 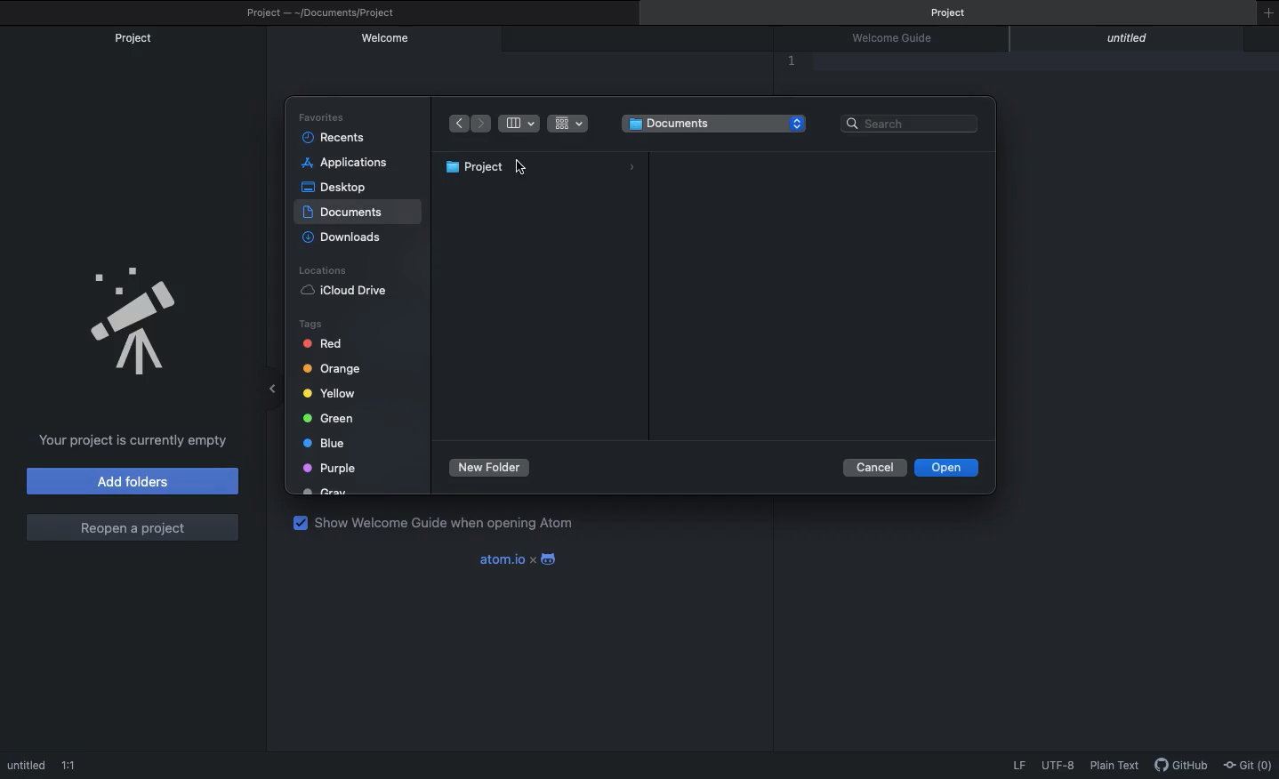 I want to click on Show welcome guide when opening Atom, so click(x=439, y=523).